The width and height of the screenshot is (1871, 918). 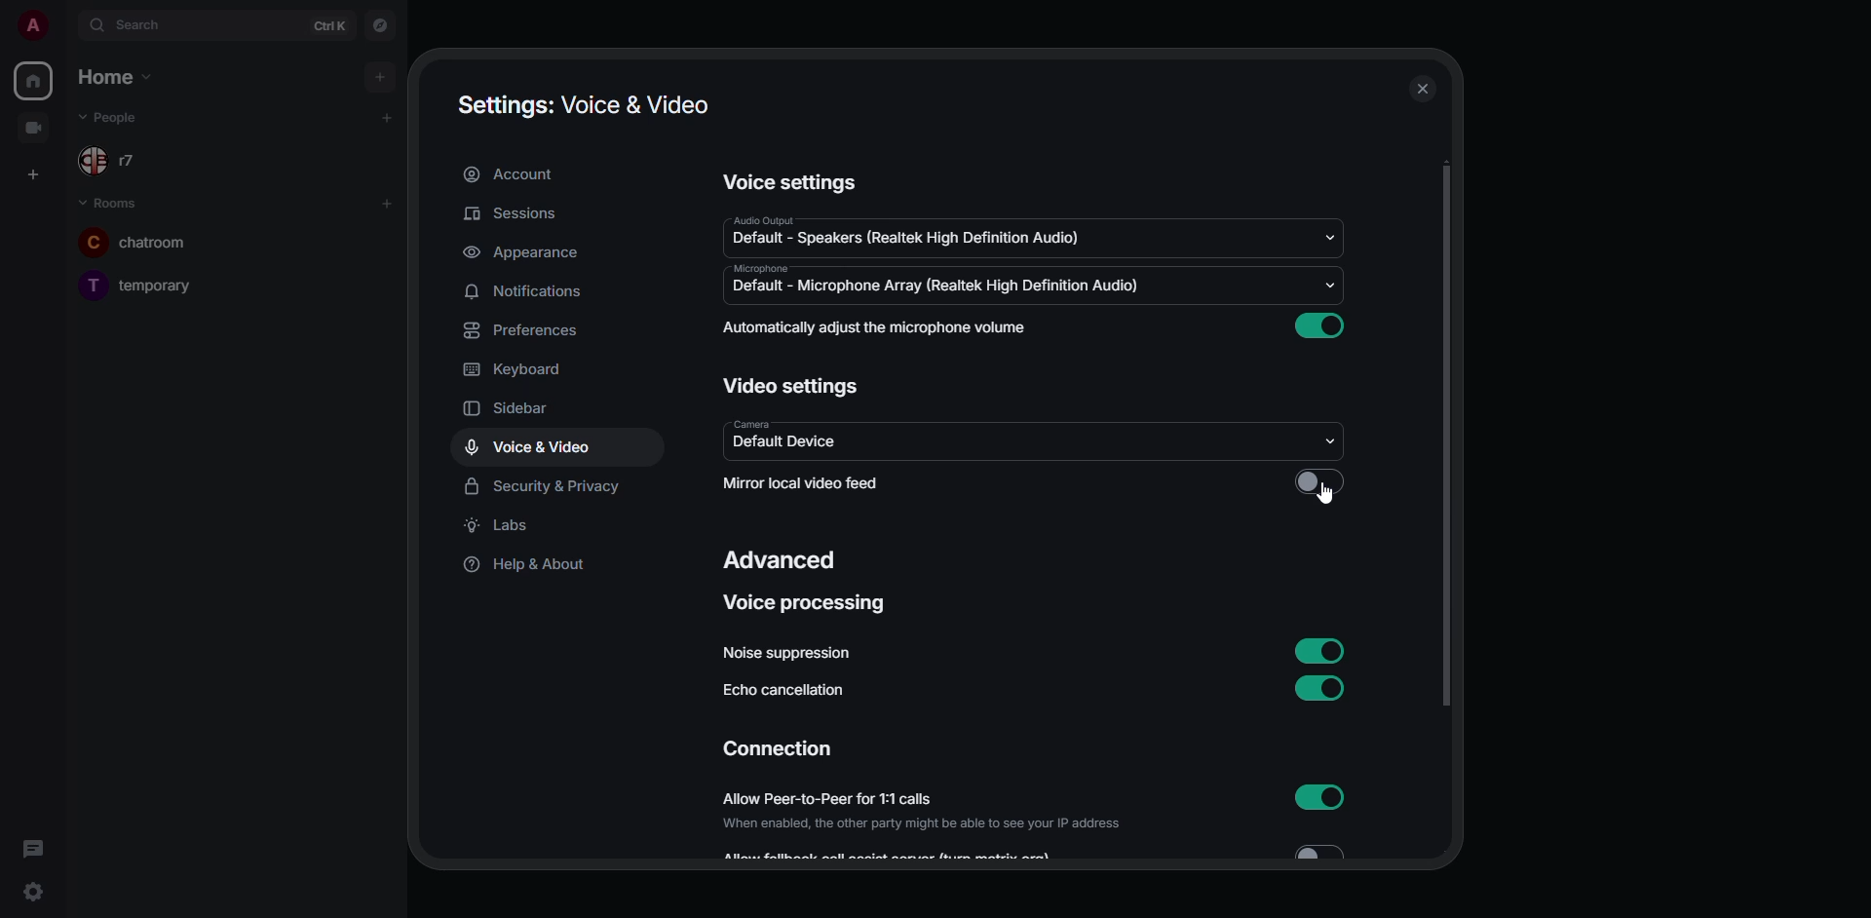 What do you see at coordinates (117, 76) in the screenshot?
I see `home` at bounding box center [117, 76].